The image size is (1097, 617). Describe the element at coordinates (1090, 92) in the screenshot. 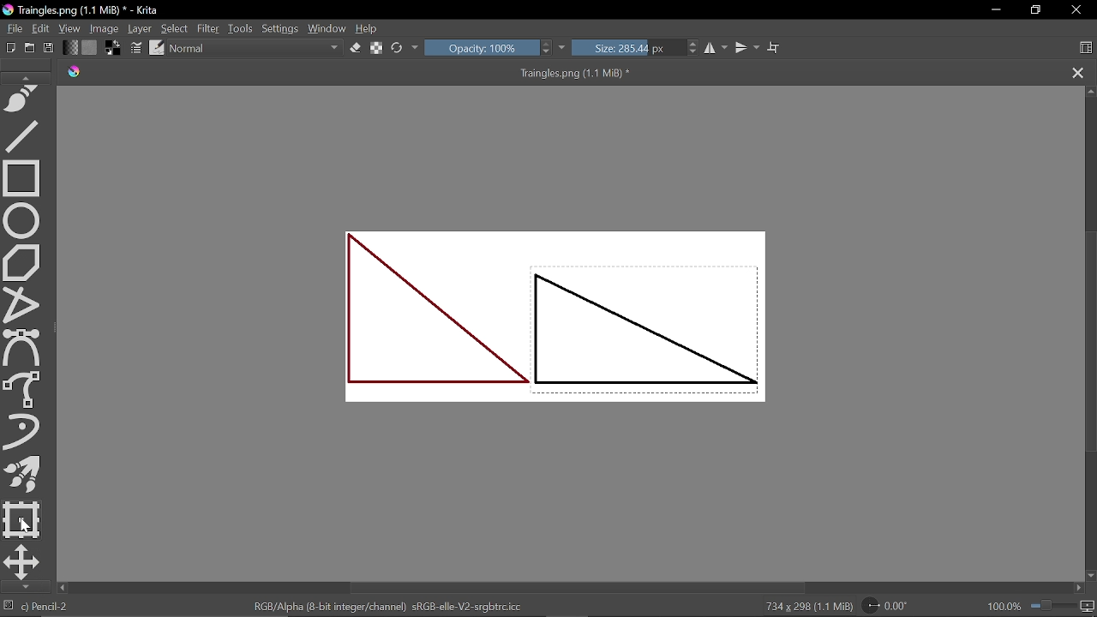

I see `Move up` at that location.